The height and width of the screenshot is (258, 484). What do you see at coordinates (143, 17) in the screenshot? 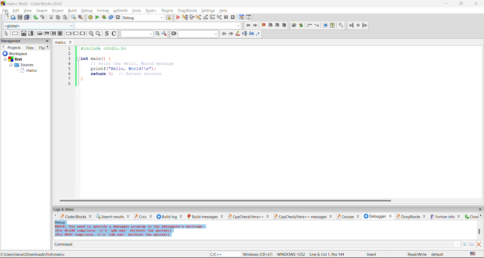
I see `build target` at bounding box center [143, 17].